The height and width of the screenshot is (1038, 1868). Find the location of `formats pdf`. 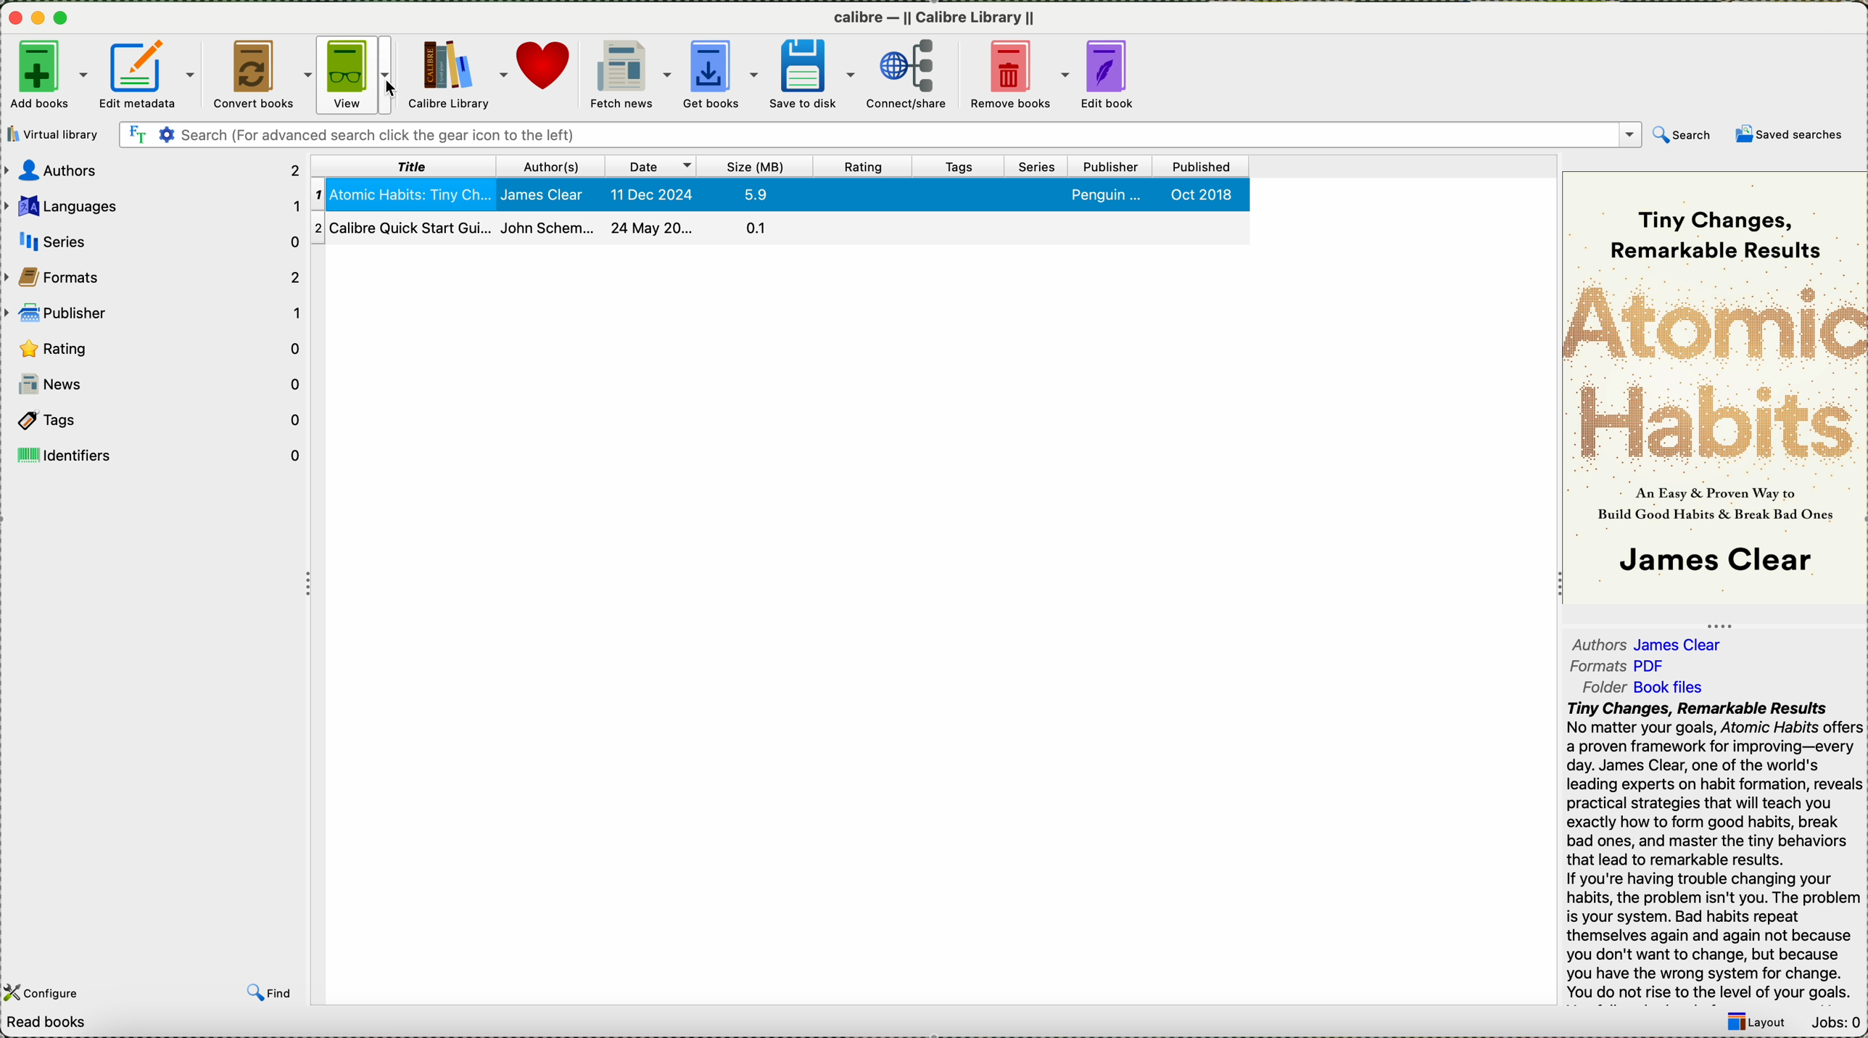

formats pdf is located at coordinates (1621, 665).